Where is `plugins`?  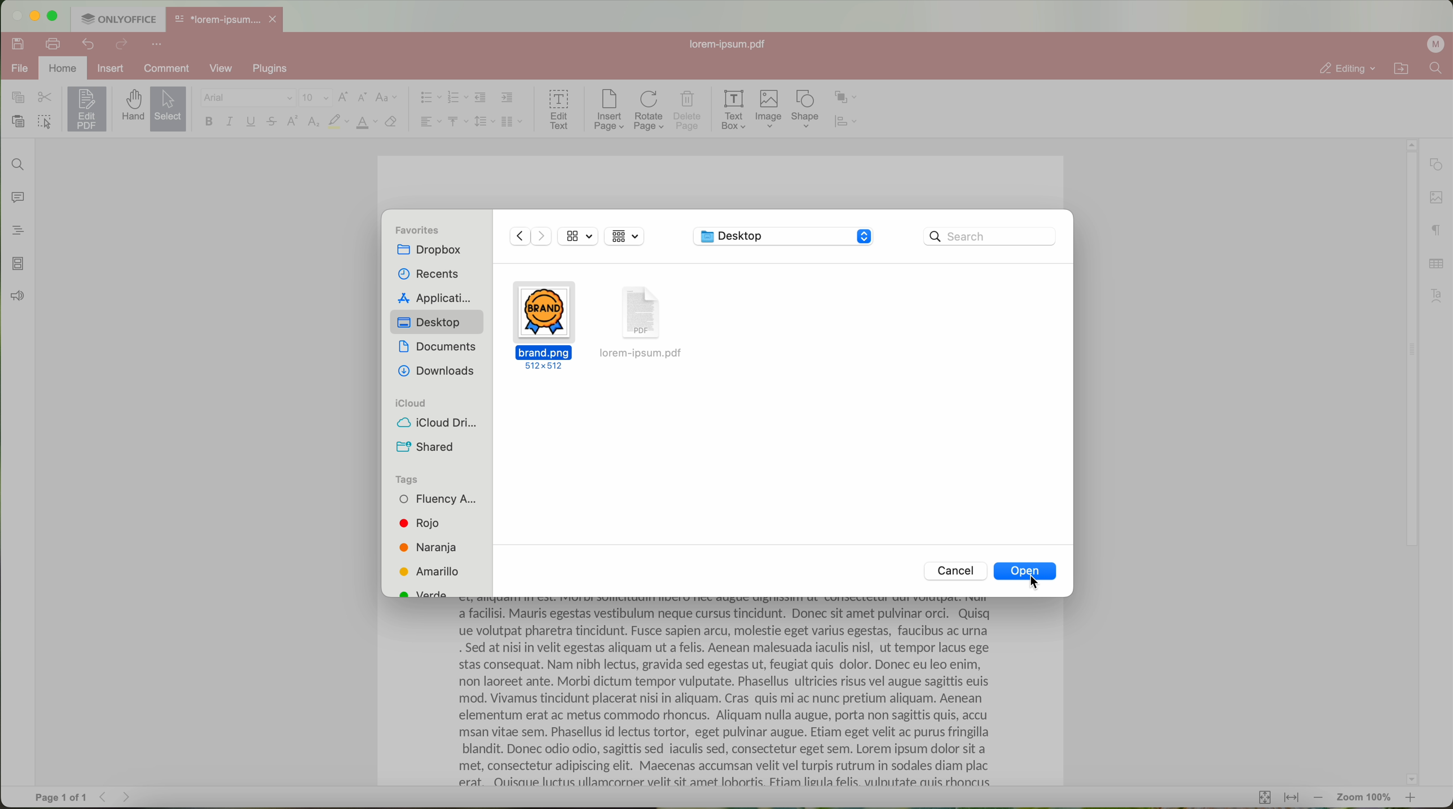
plugins is located at coordinates (276, 68).